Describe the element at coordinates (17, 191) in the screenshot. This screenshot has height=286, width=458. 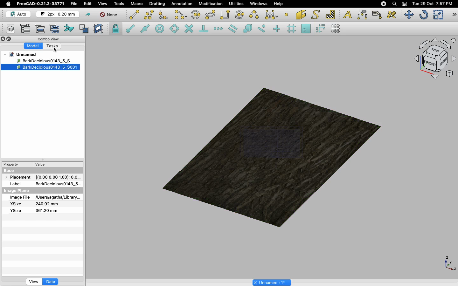
I see `Image Plane` at that location.